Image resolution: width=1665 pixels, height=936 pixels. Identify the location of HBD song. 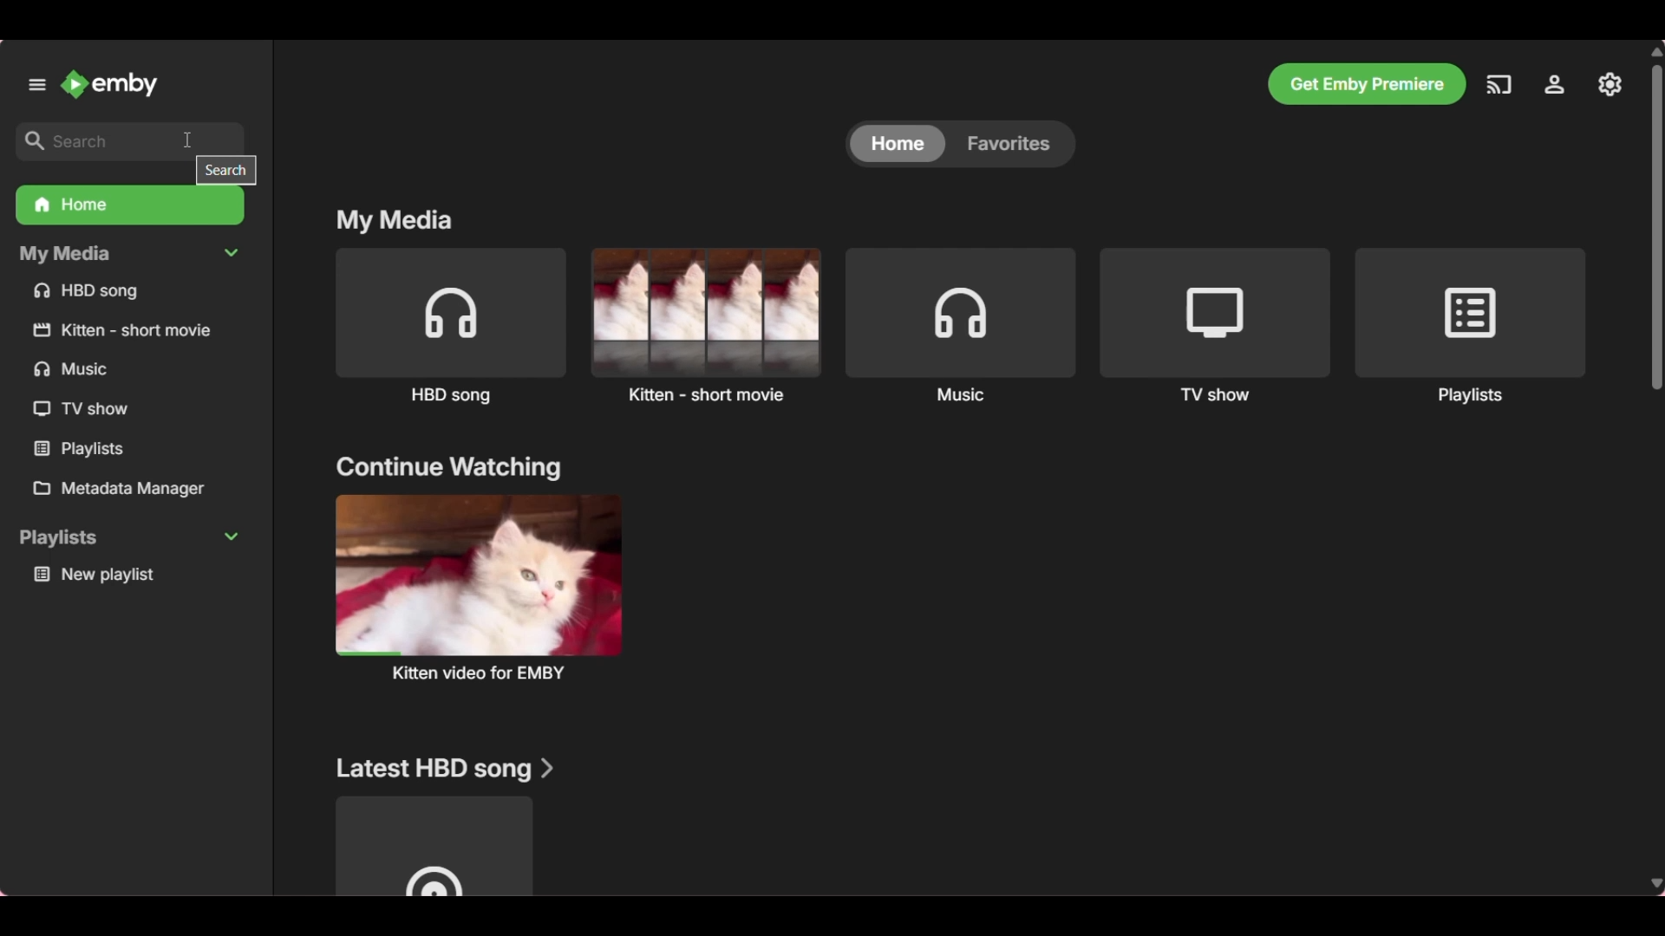
(450, 328).